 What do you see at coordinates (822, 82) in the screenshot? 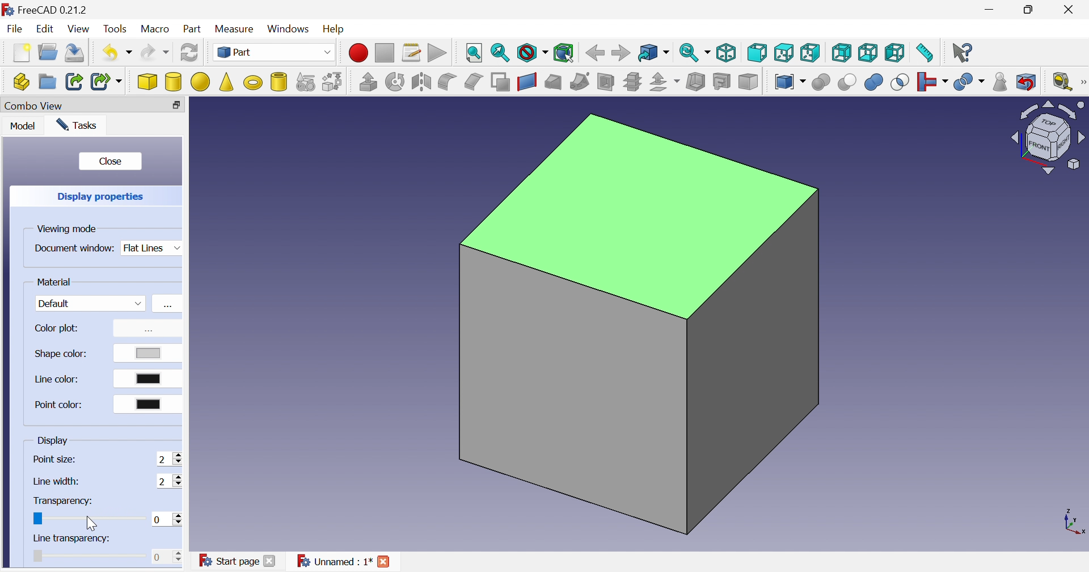
I see `Boolean` at bounding box center [822, 82].